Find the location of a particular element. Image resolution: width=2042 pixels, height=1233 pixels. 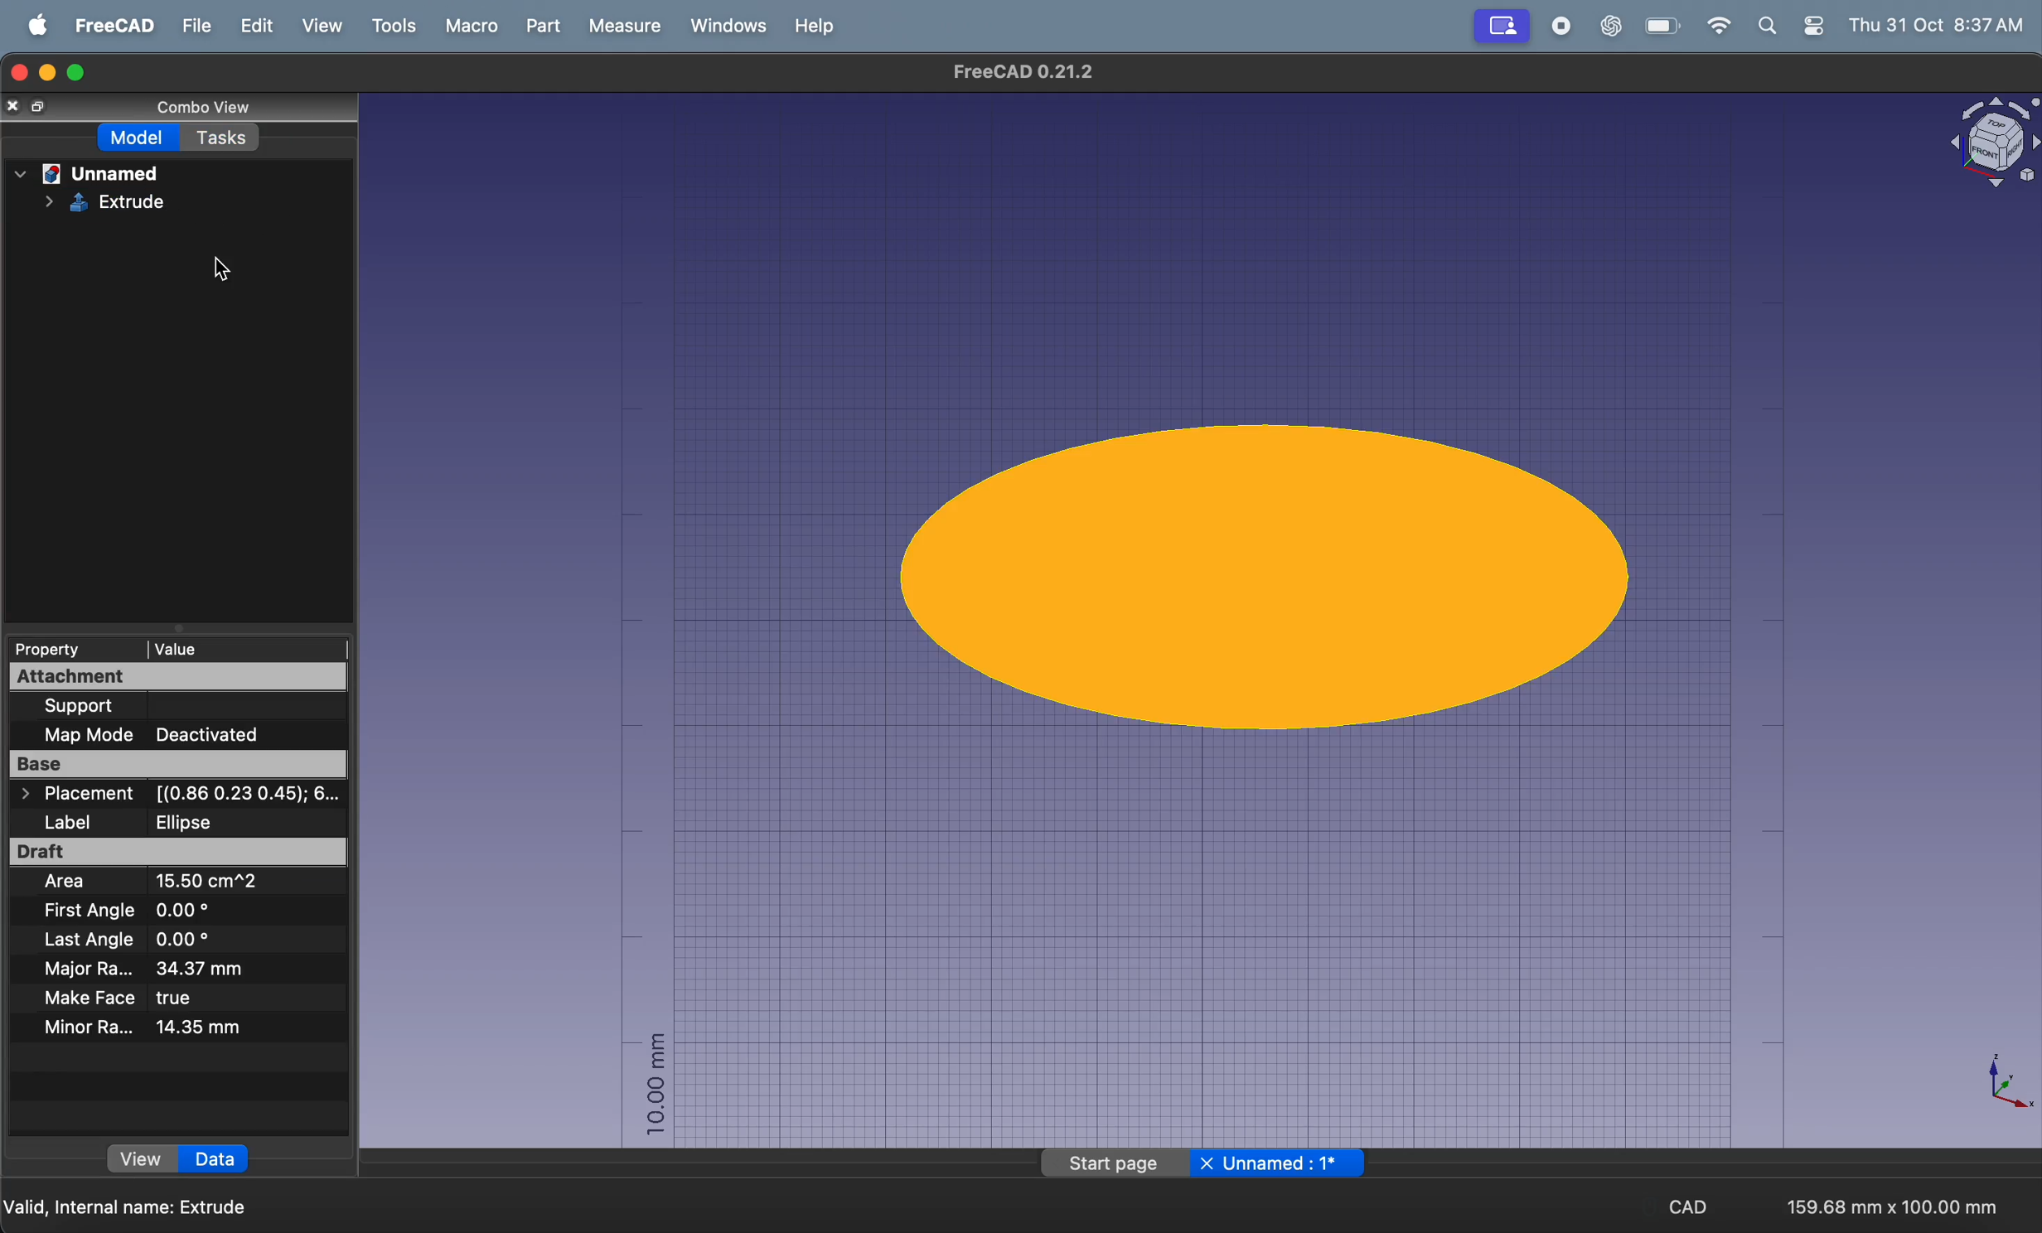

wifi is located at coordinates (1715, 26).